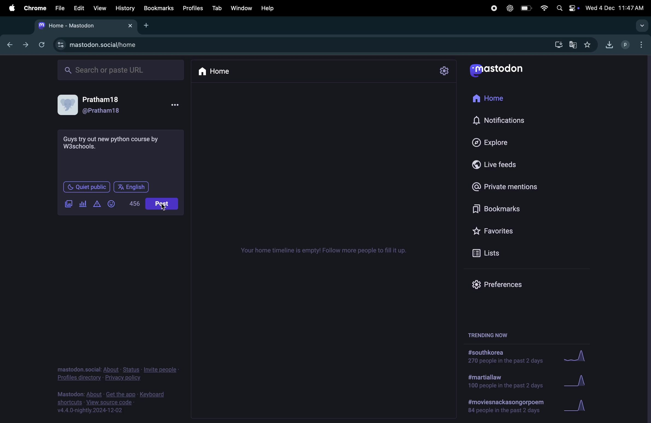 This screenshot has width=651, height=423. Describe the element at coordinates (491, 99) in the screenshot. I see `home` at that location.